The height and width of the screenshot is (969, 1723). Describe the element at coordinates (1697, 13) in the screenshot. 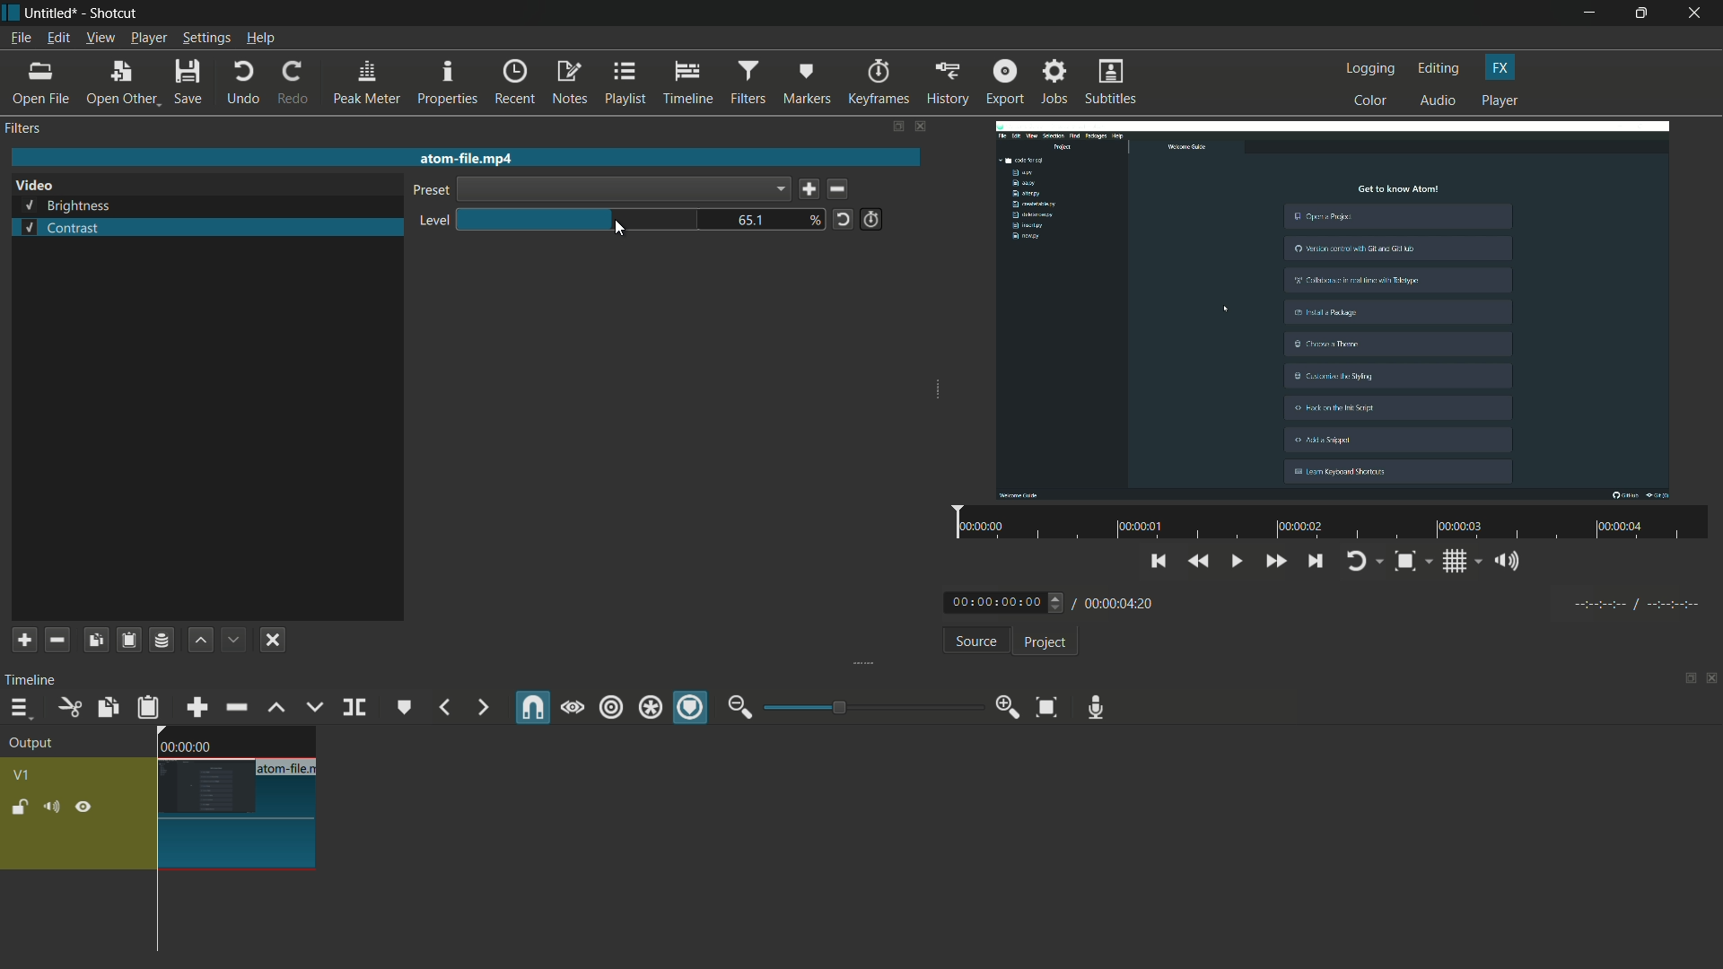

I see `close app` at that location.